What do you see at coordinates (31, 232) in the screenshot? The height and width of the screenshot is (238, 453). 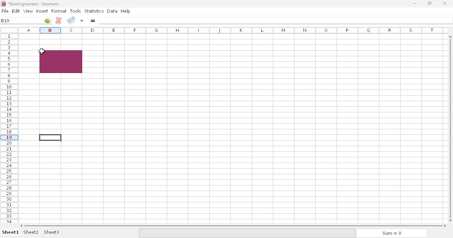 I see `sheet2` at bounding box center [31, 232].